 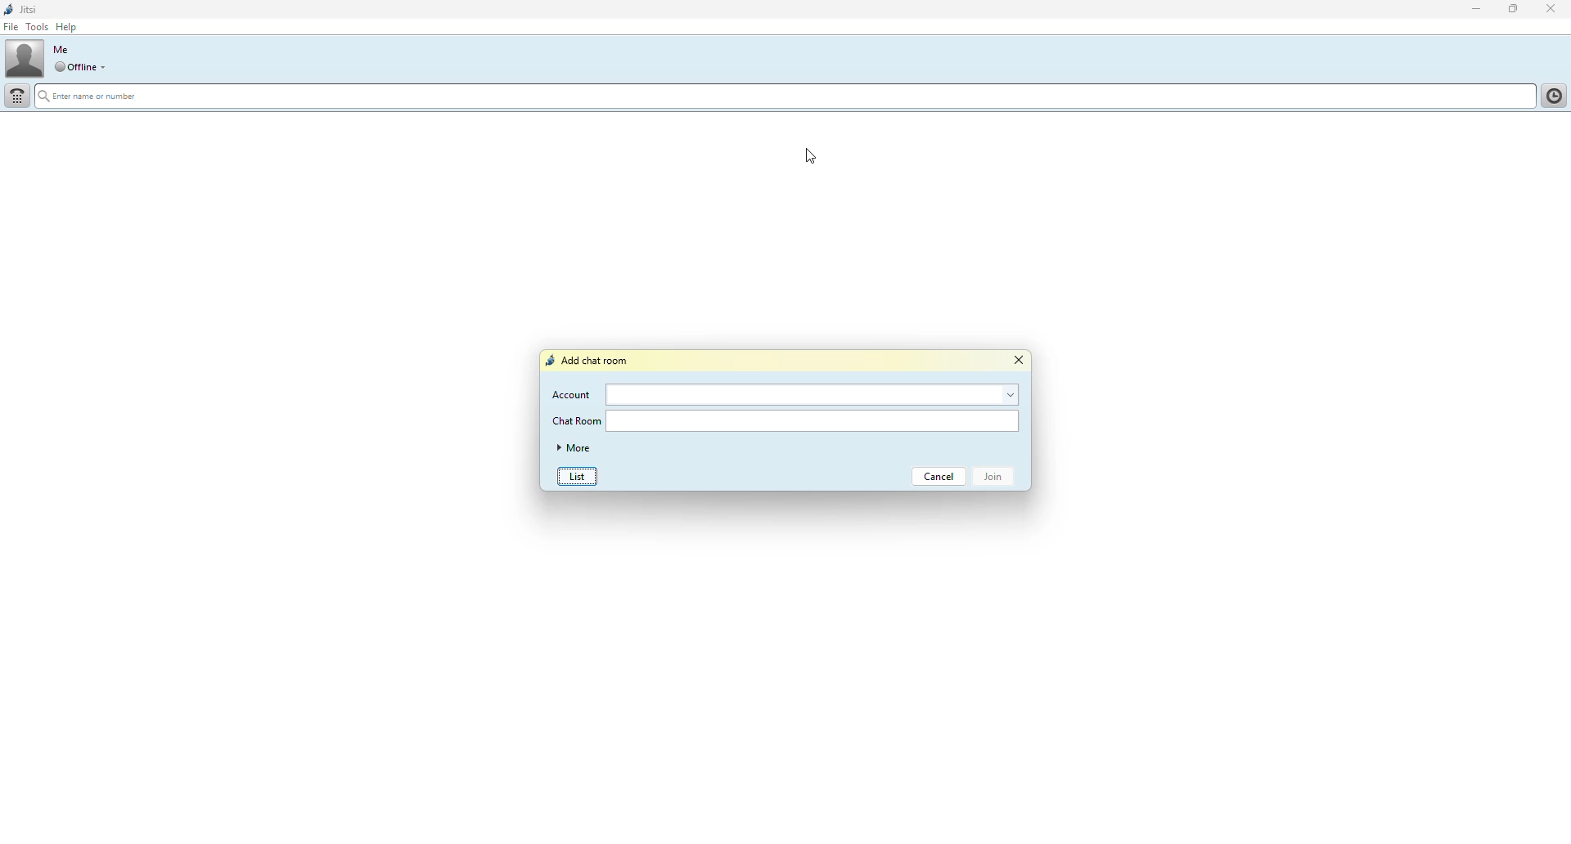 What do you see at coordinates (1550, 96) in the screenshot?
I see `contact list` at bounding box center [1550, 96].